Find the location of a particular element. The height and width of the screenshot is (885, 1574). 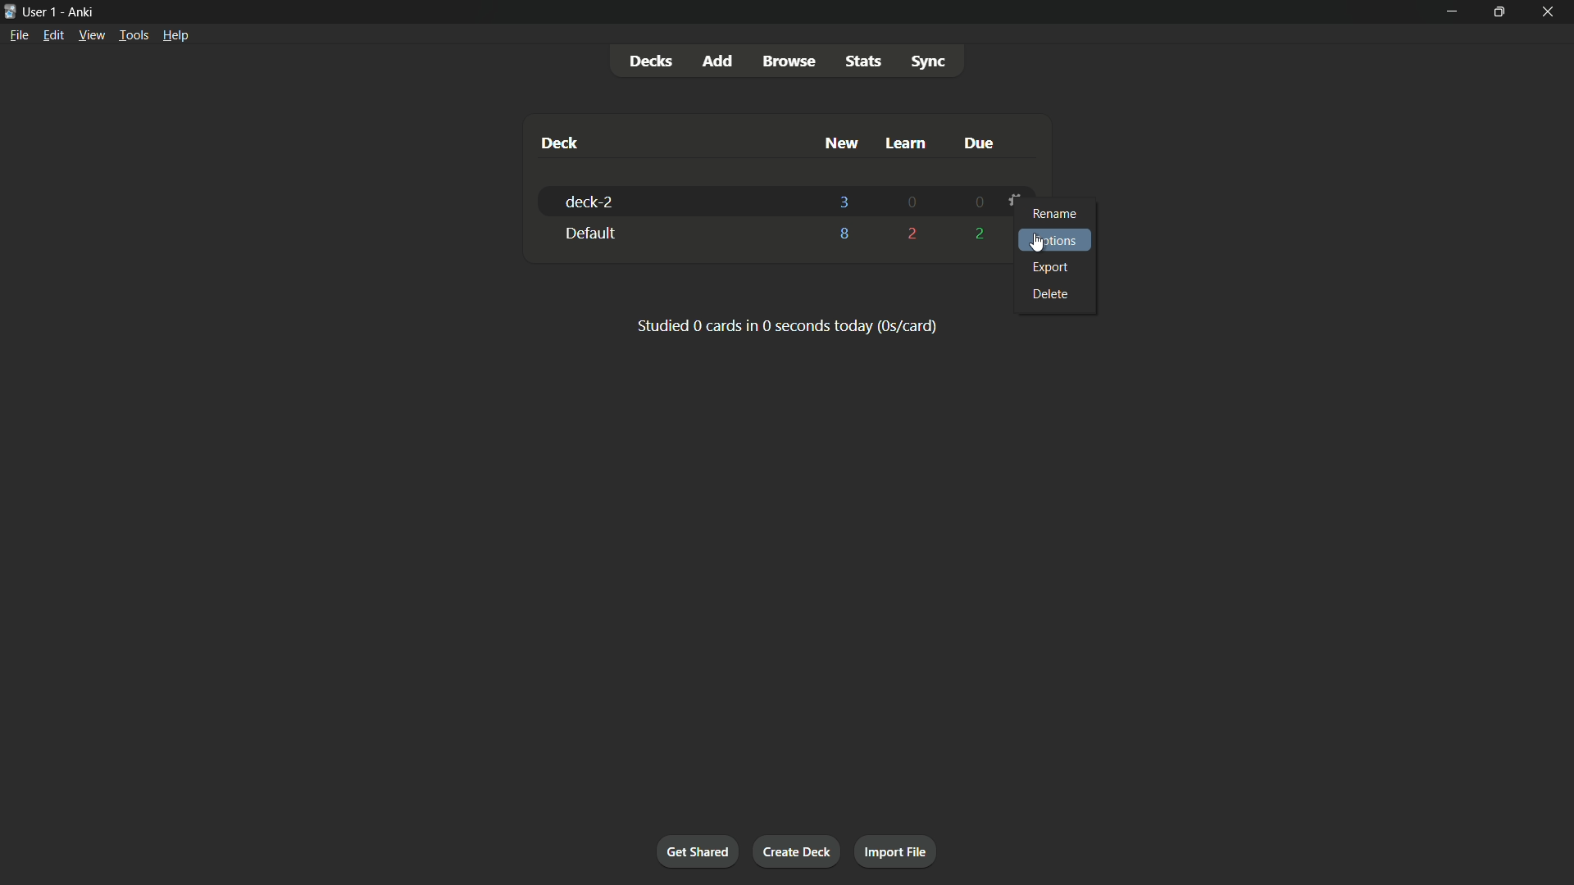

browse is located at coordinates (789, 61).